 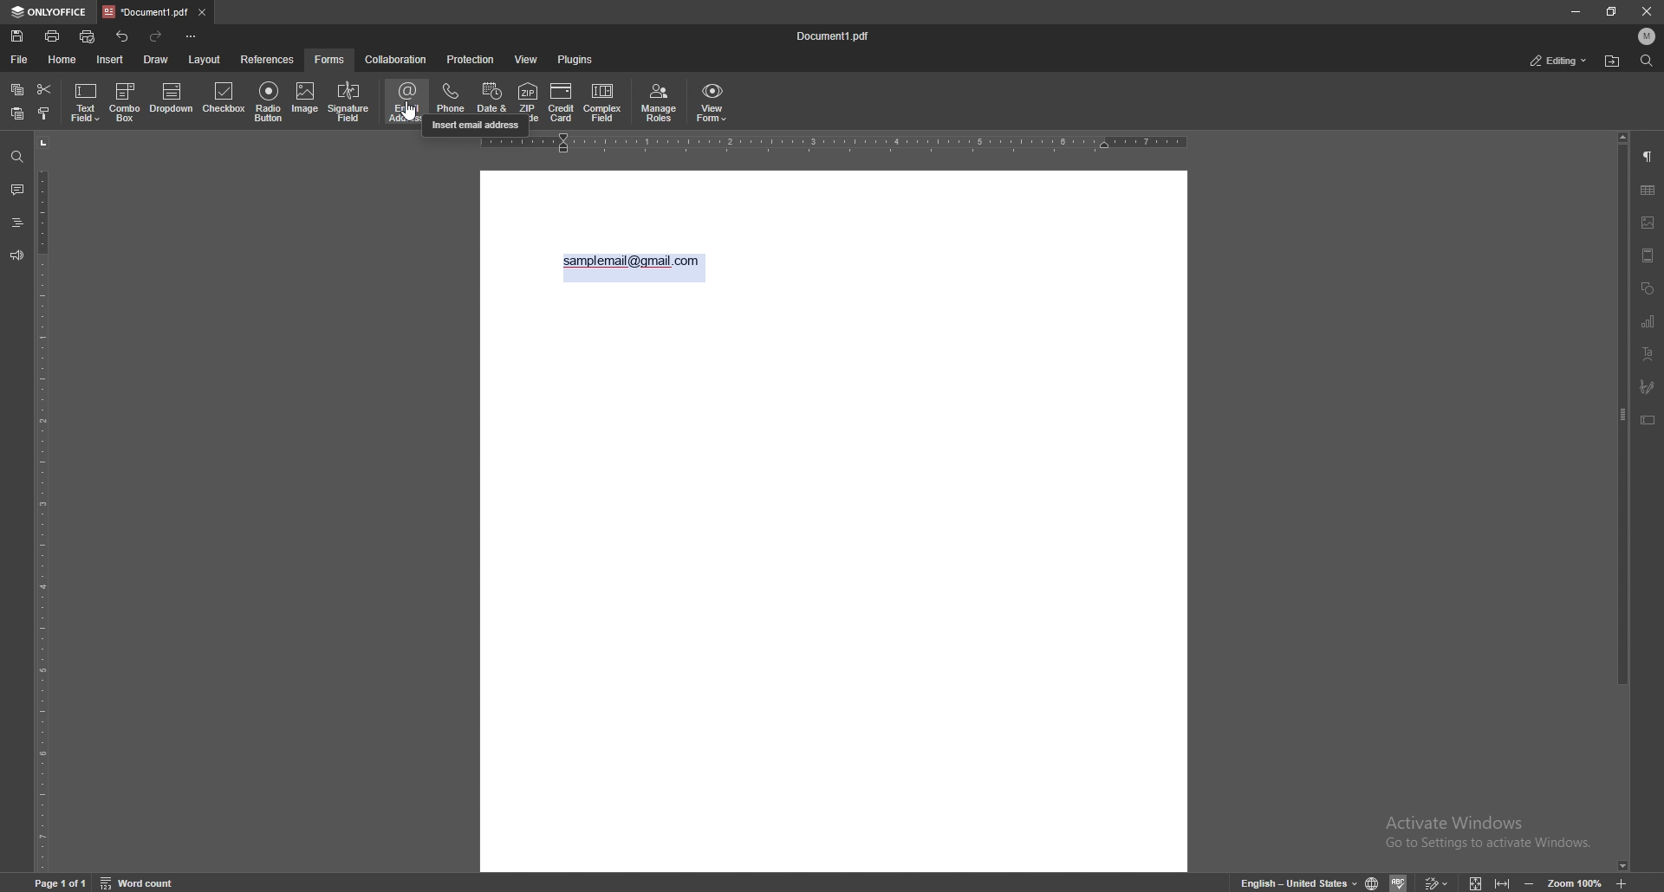 What do you see at coordinates (528, 100) in the screenshot?
I see `zip code` at bounding box center [528, 100].